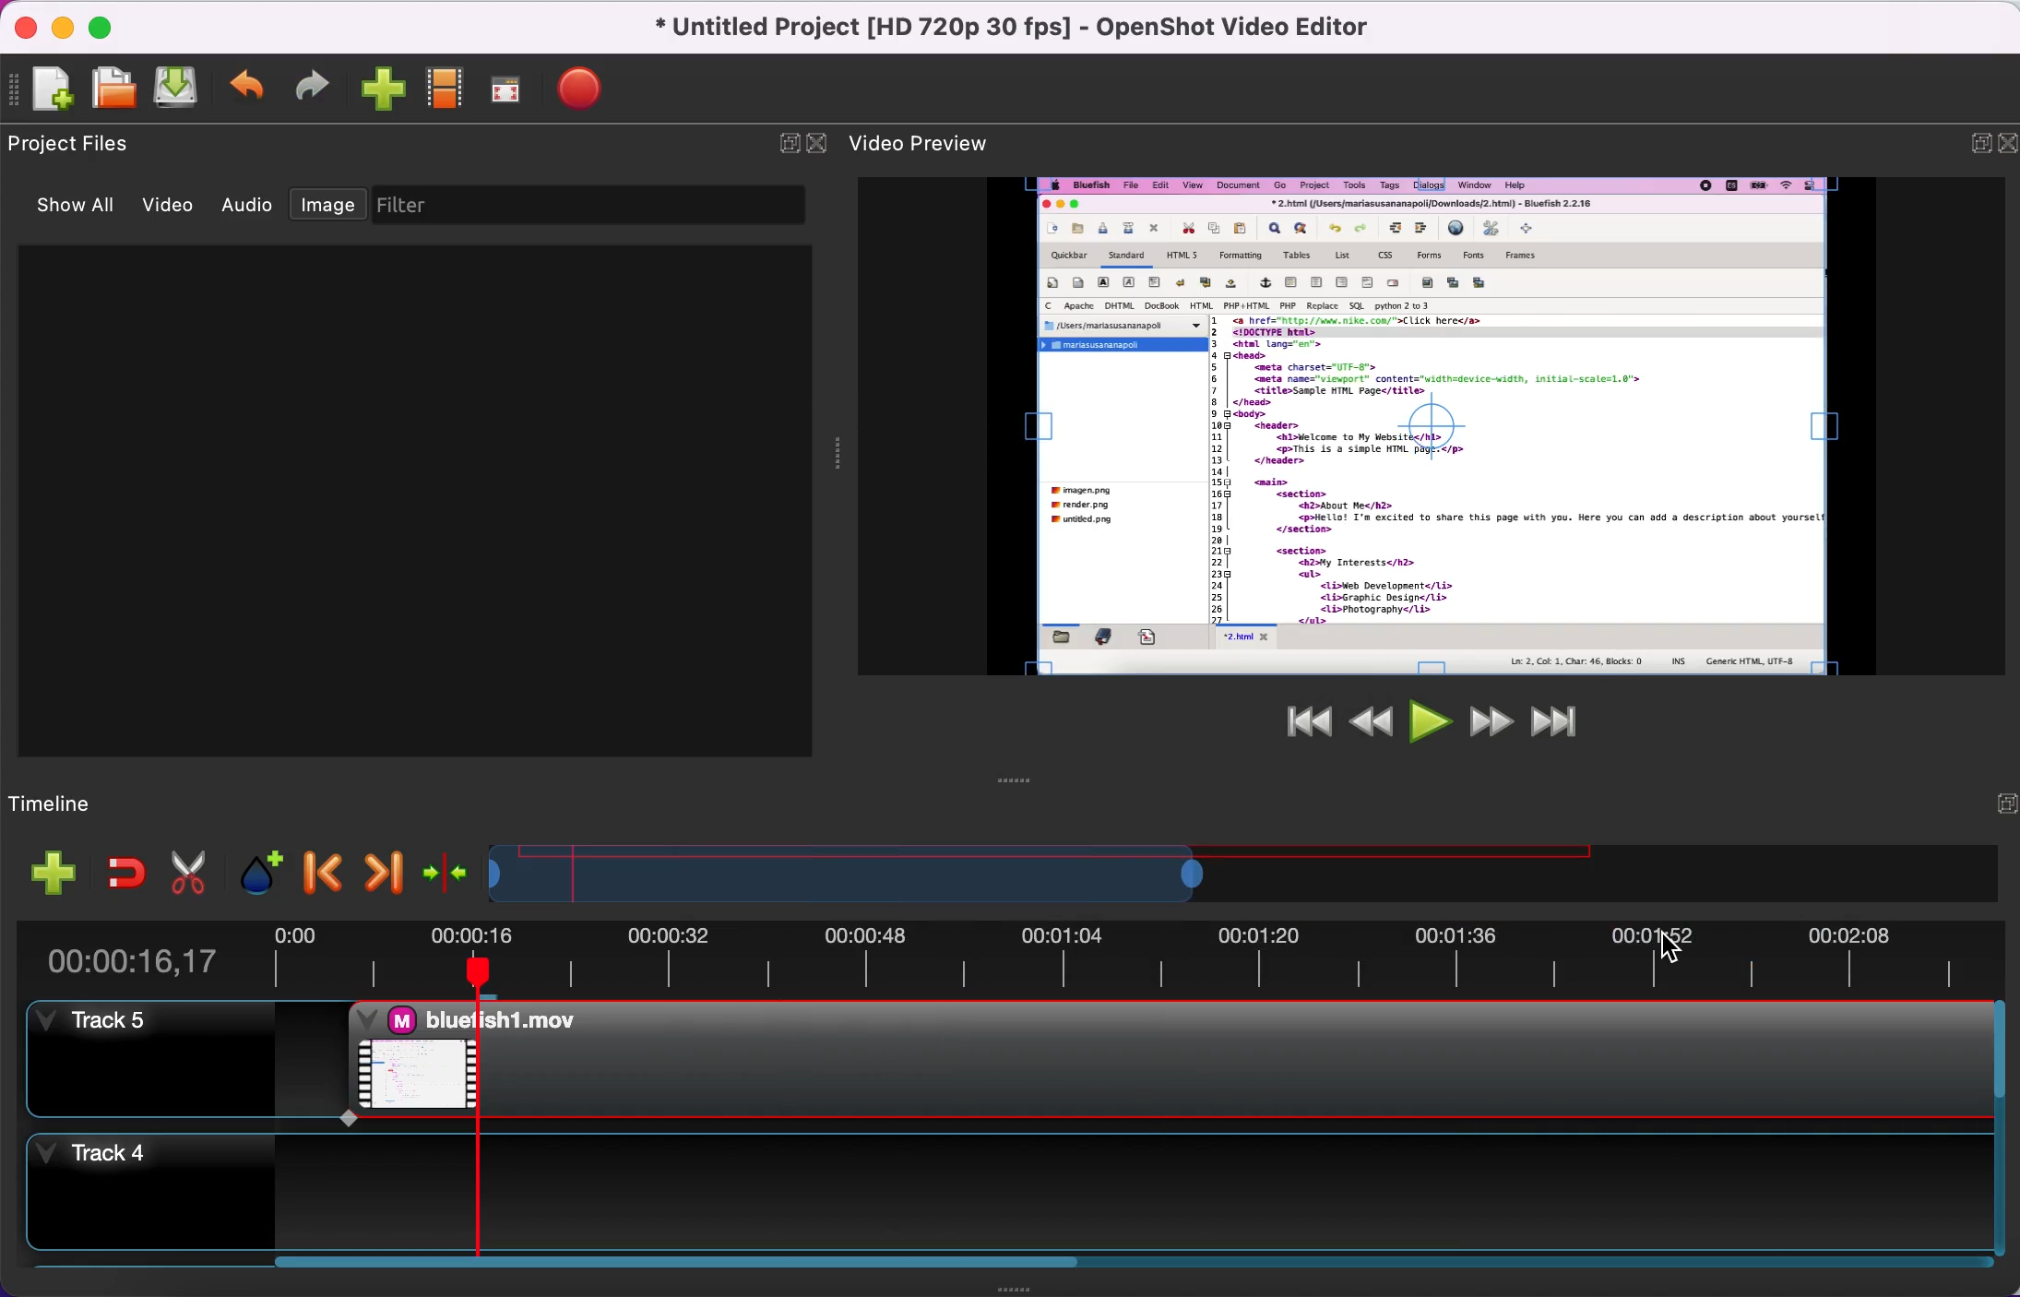  I want to click on next marker, so click(377, 868).